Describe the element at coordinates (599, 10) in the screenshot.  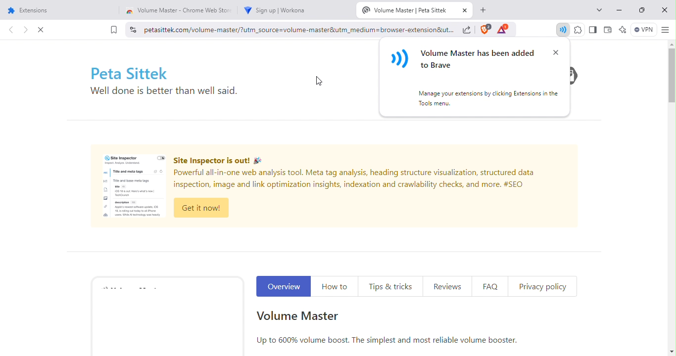
I see `search tabs ` at that location.